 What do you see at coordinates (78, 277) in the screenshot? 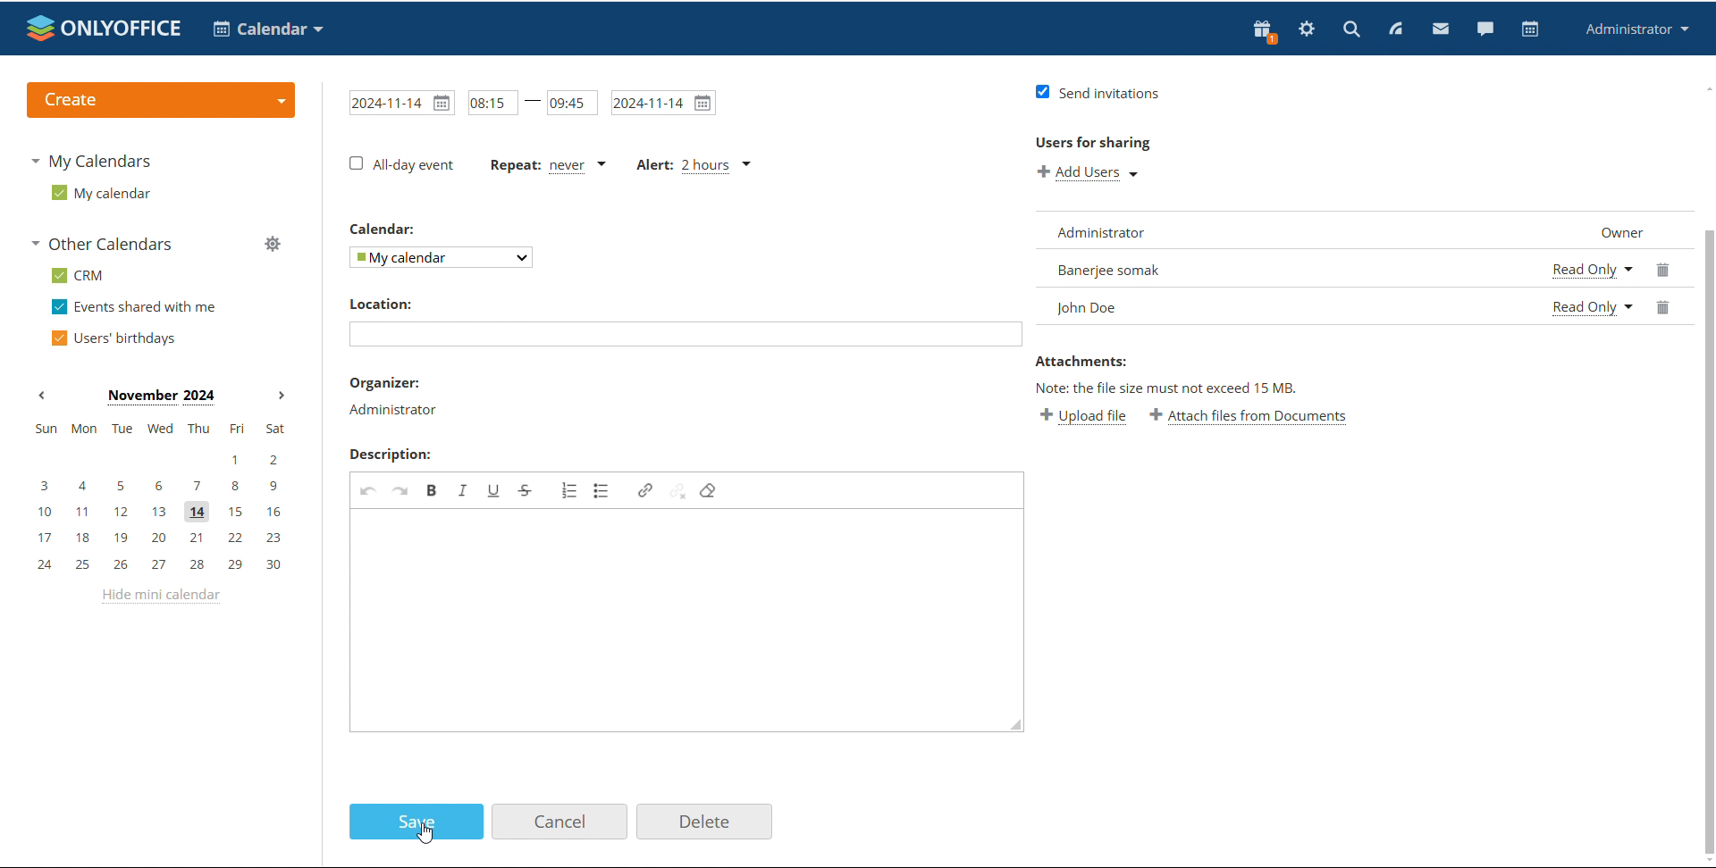
I see `crm` at bounding box center [78, 277].